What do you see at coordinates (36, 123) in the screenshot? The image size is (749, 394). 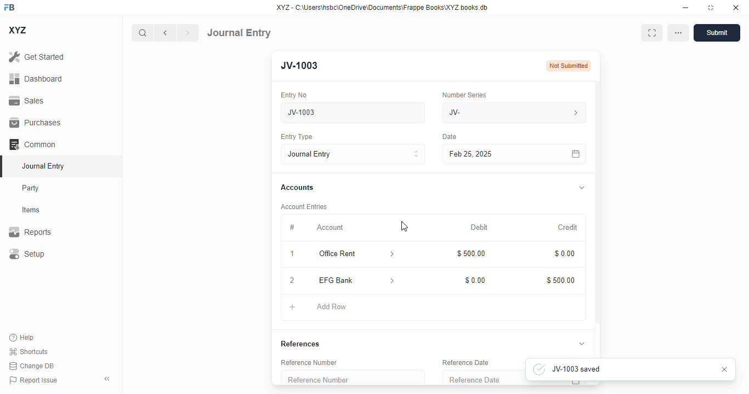 I see `purchases` at bounding box center [36, 123].